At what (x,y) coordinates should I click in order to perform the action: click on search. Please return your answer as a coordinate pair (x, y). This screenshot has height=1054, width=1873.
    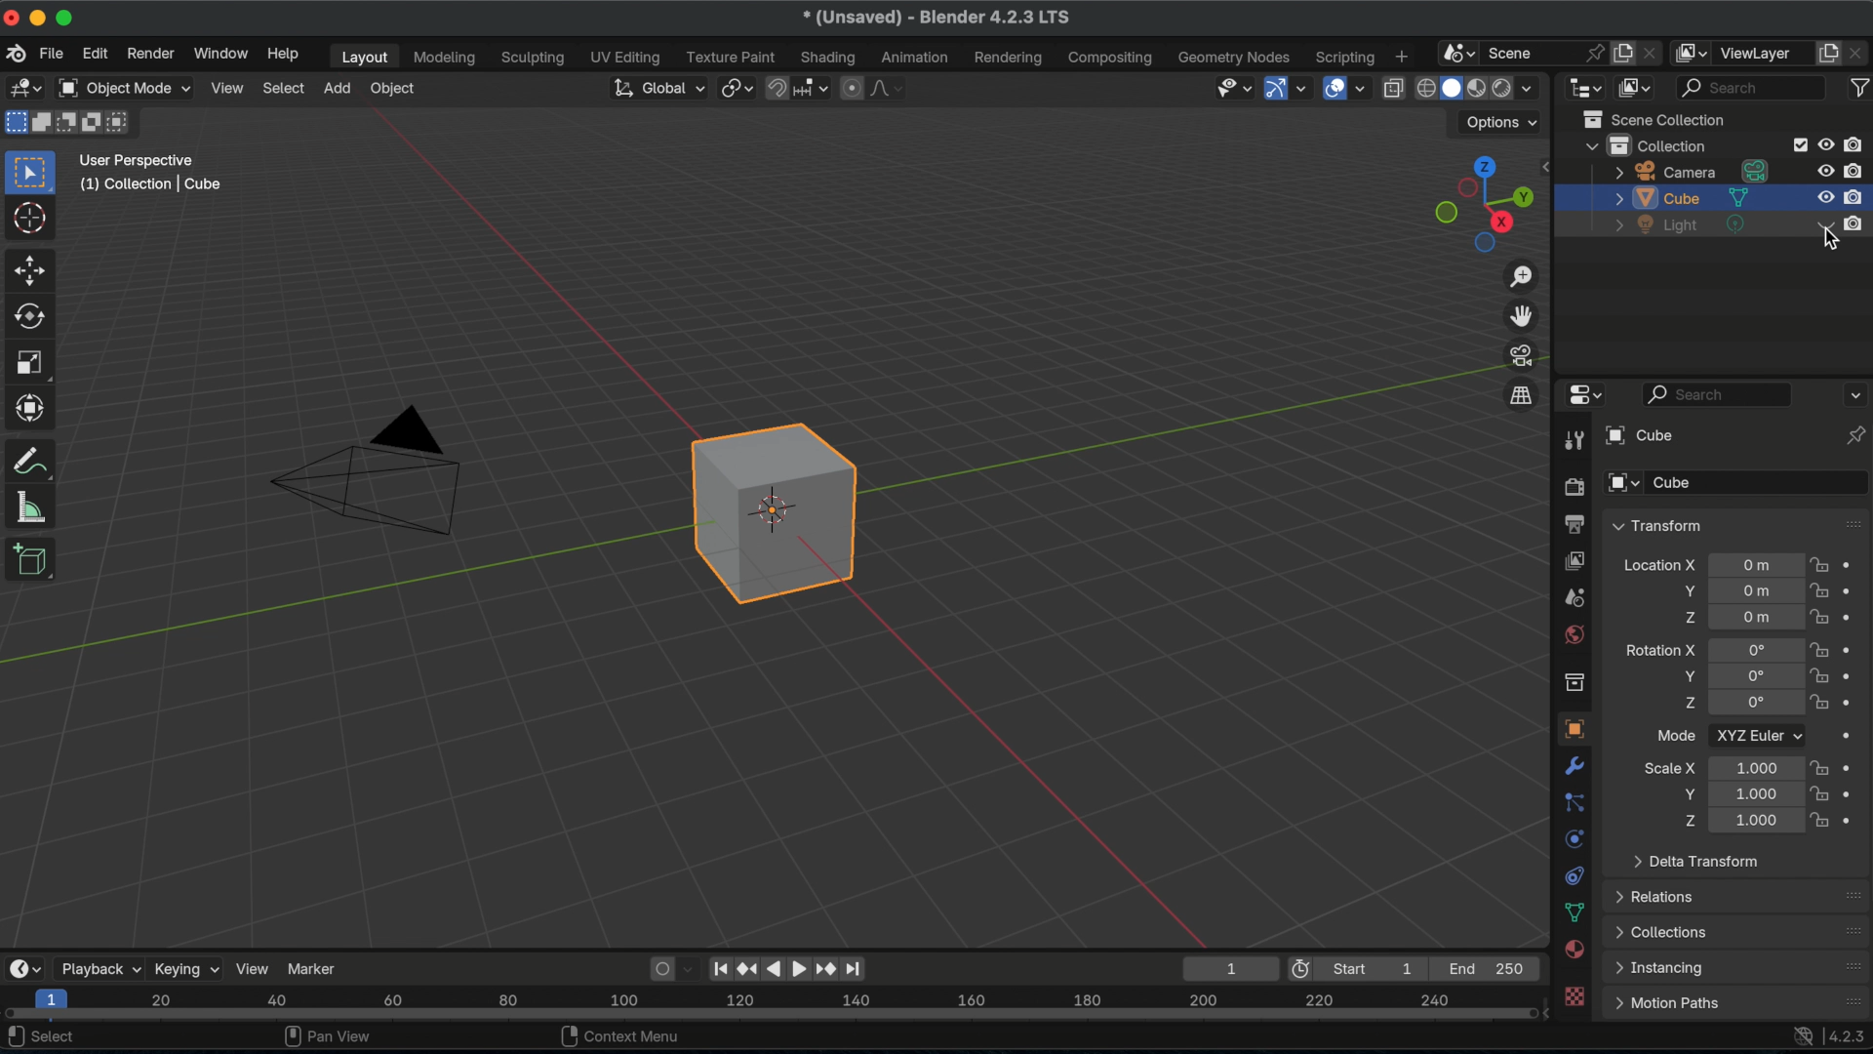
    Looking at the image, I should click on (1740, 89).